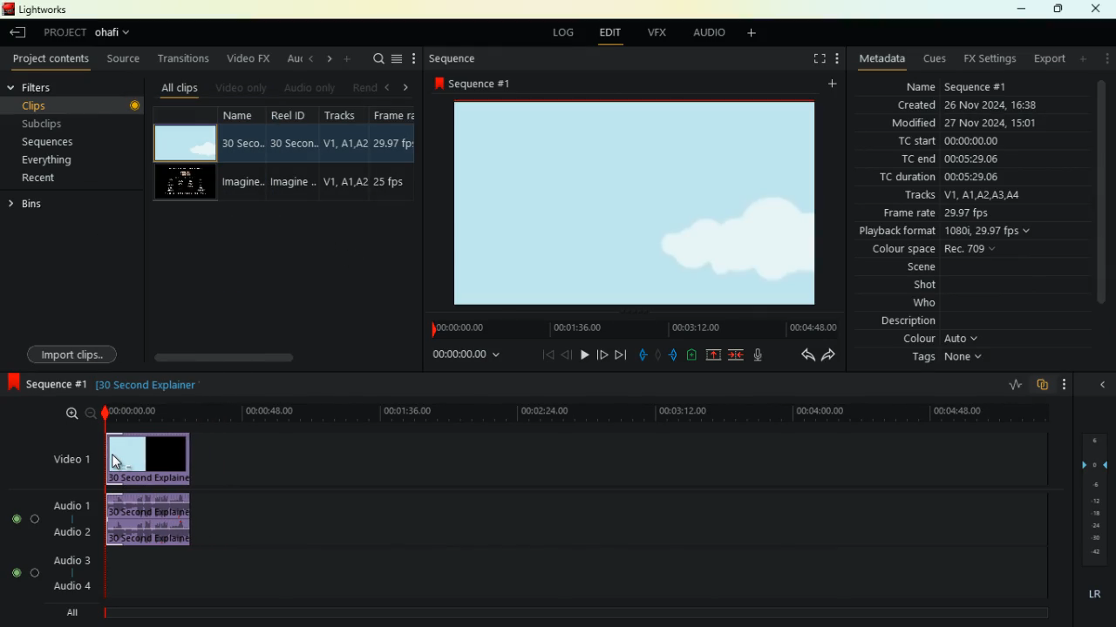 This screenshot has width=1116, height=627. Describe the element at coordinates (1065, 383) in the screenshot. I see `more` at that location.